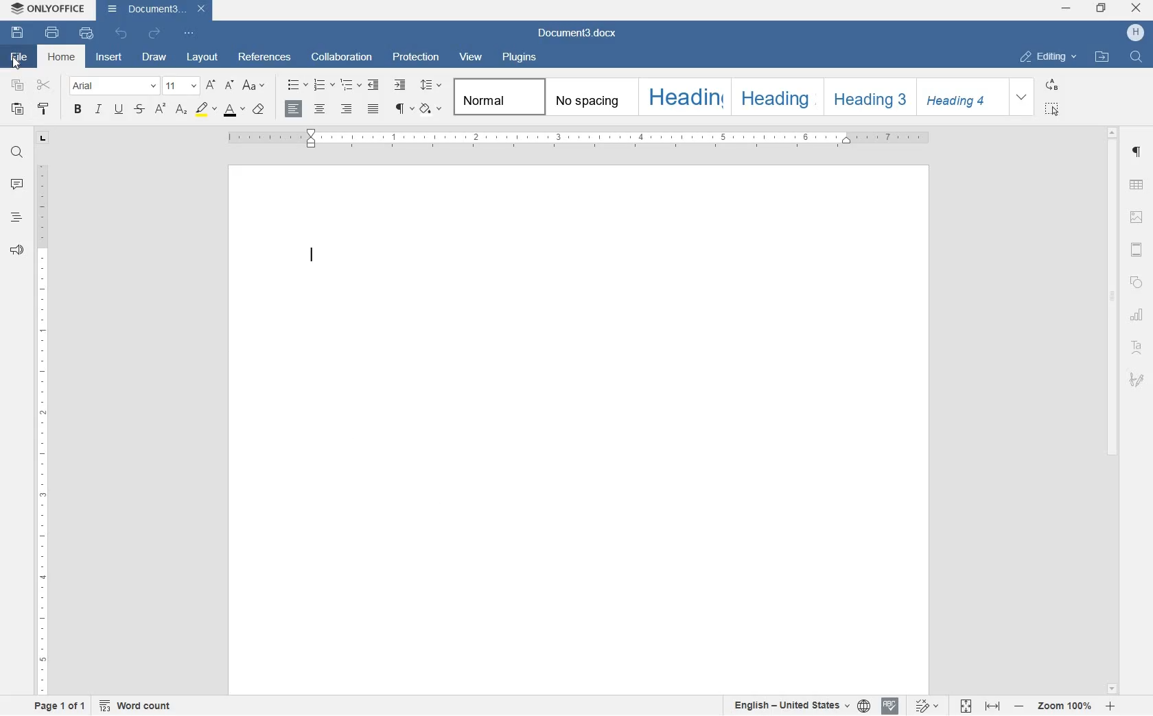 The width and height of the screenshot is (1153, 716). What do you see at coordinates (1101, 58) in the screenshot?
I see `open file location` at bounding box center [1101, 58].